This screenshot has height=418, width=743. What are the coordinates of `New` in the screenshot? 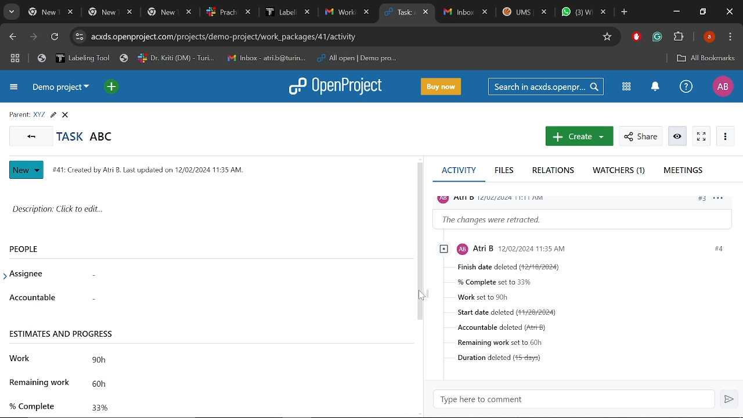 It's located at (28, 170).